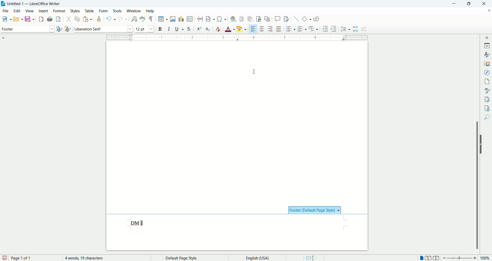 This screenshot has width=492, height=261. I want to click on Untitled 1 - LibreOffice Writer, so click(35, 4).